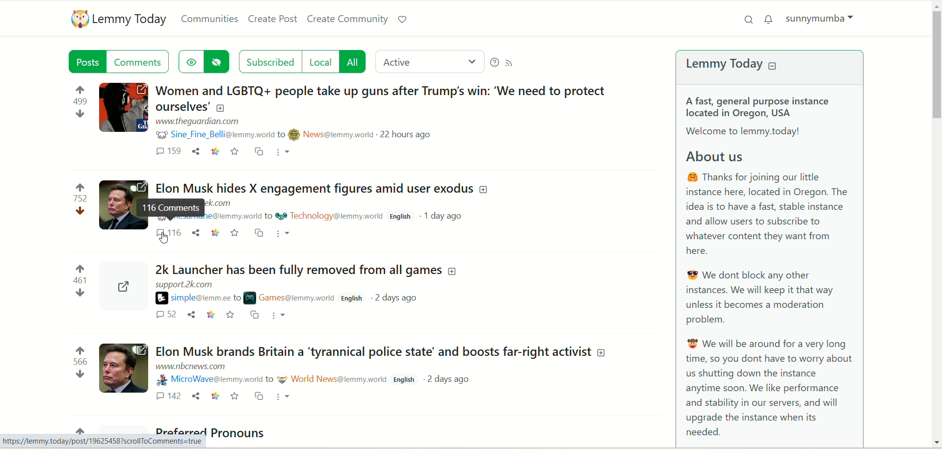  I want to click on support lemmy, so click(404, 20).